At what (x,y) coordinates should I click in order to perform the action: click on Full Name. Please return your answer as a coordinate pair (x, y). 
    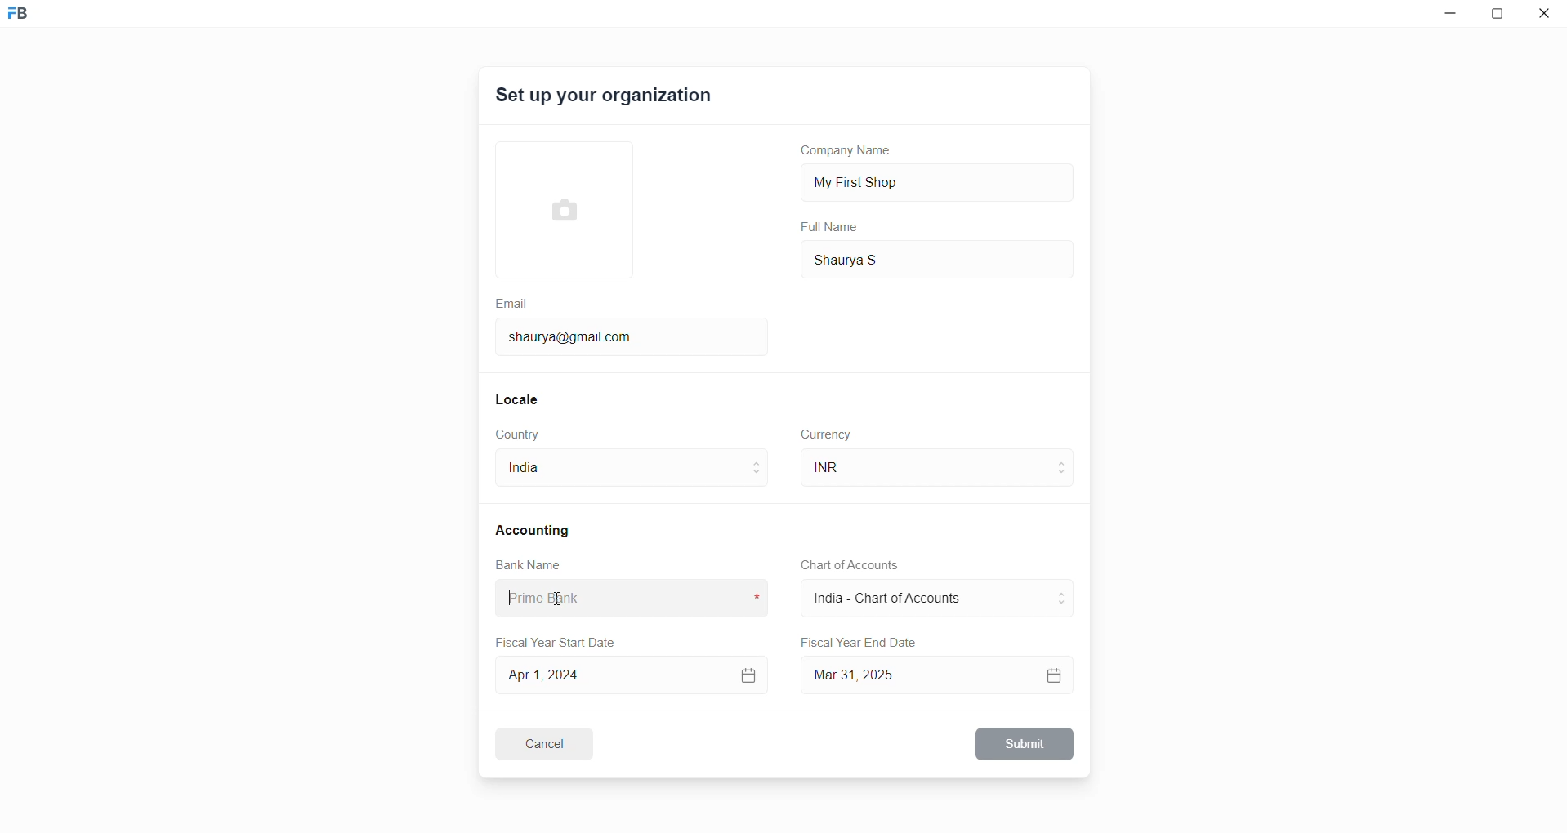
    Looking at the image, I should click on (831, 227).